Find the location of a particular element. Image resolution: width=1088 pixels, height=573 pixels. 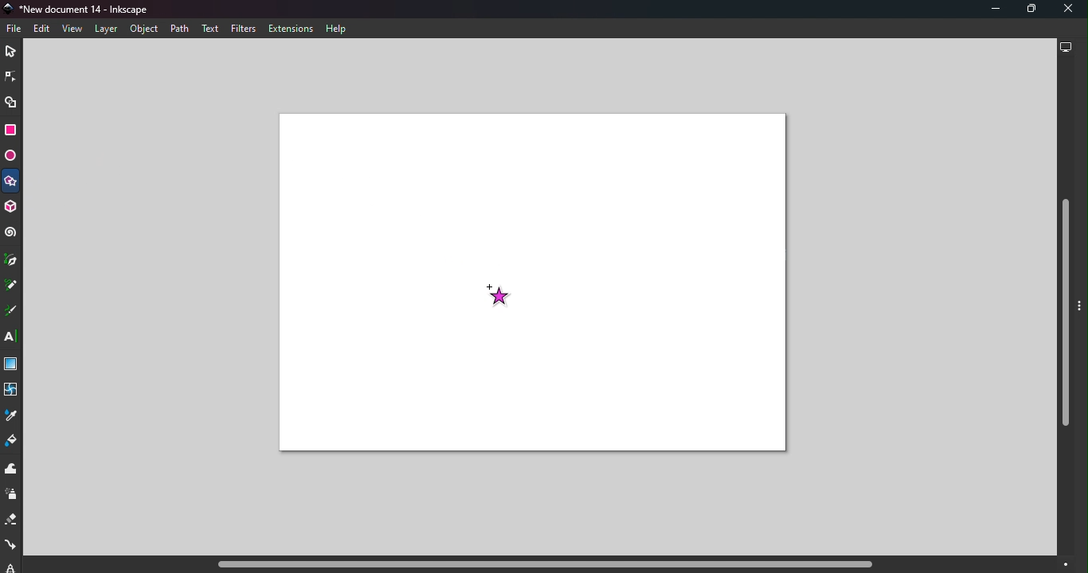

Cursor is located at coordinates (502, 298).